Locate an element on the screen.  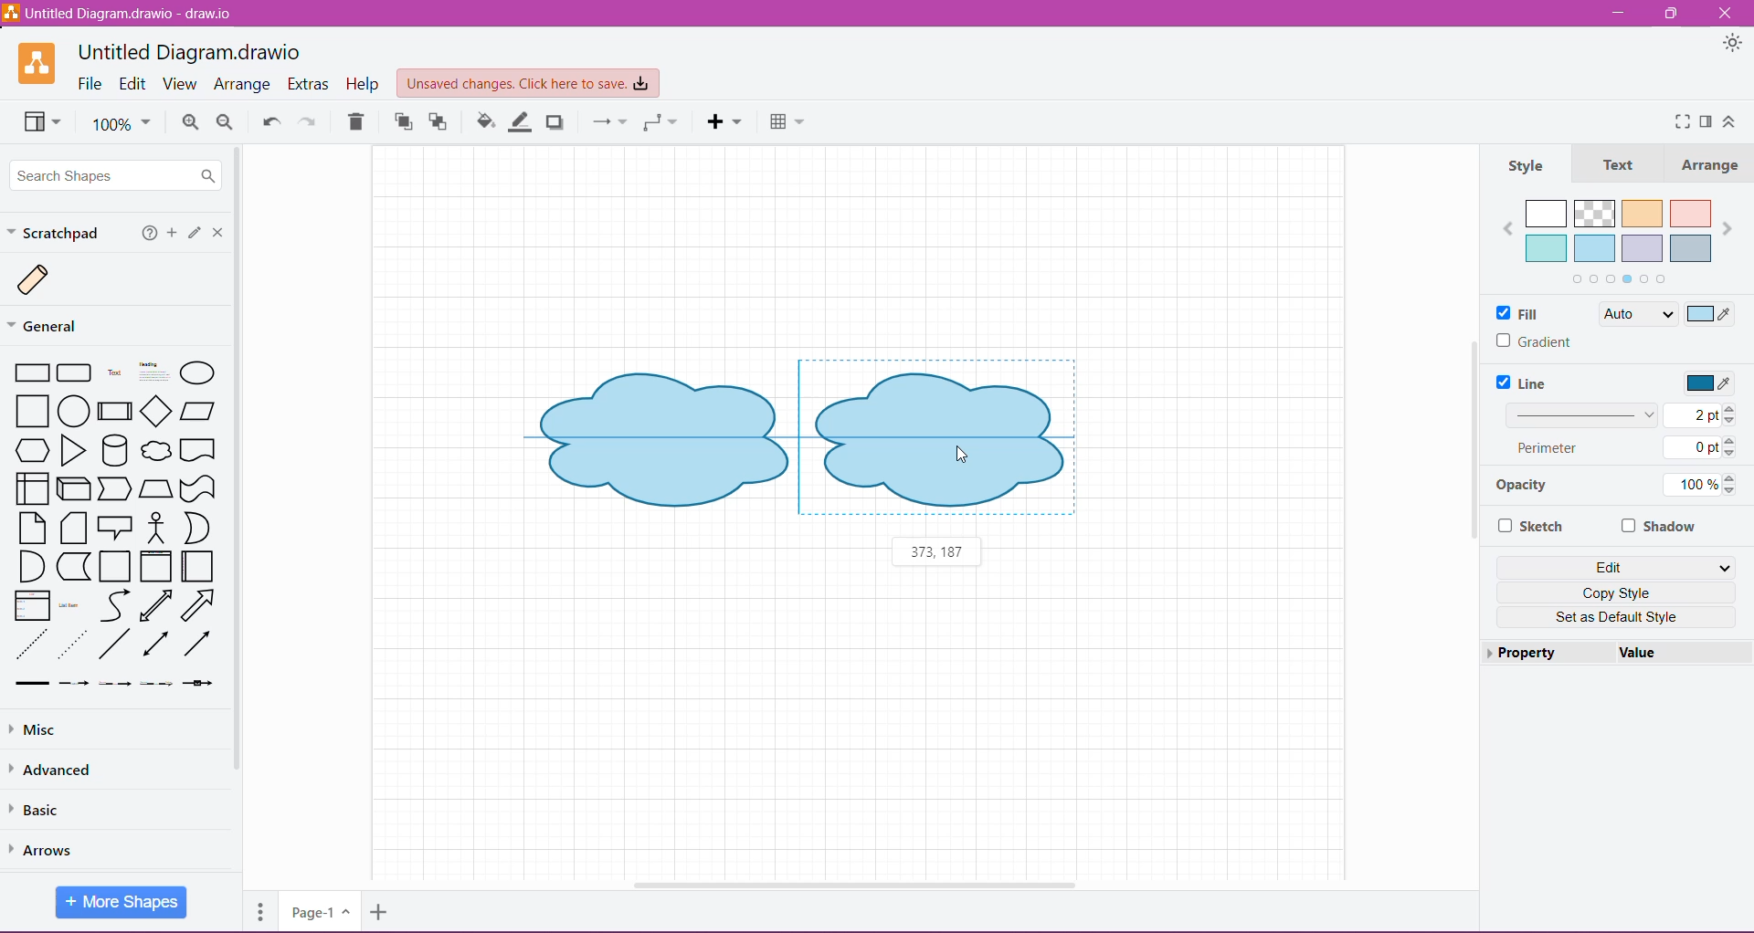
Shadow is located at coordinates (555, 122).